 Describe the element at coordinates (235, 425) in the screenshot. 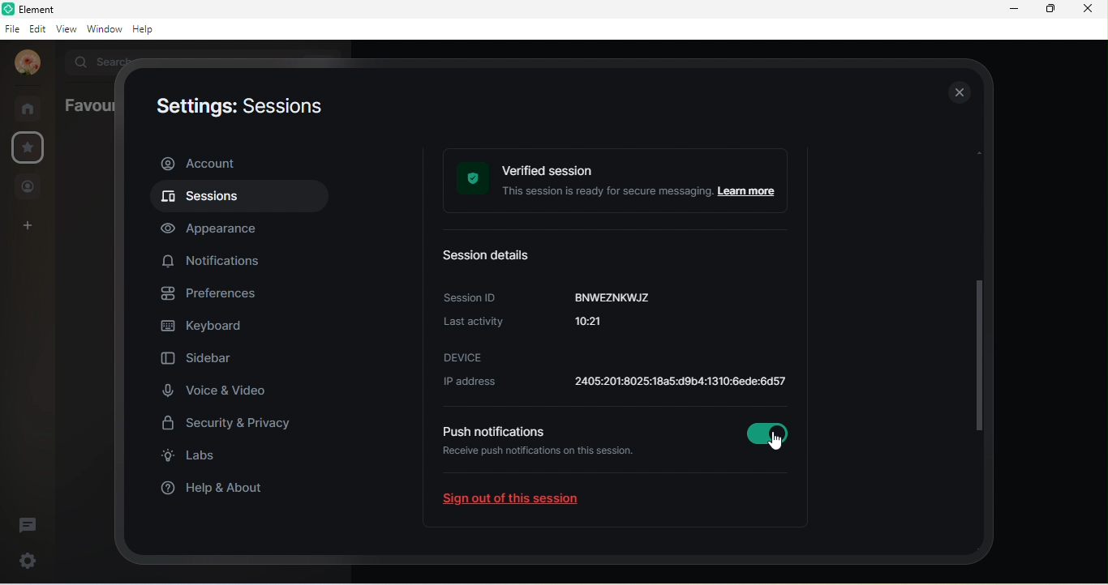

I see `security and privacy` at that location.